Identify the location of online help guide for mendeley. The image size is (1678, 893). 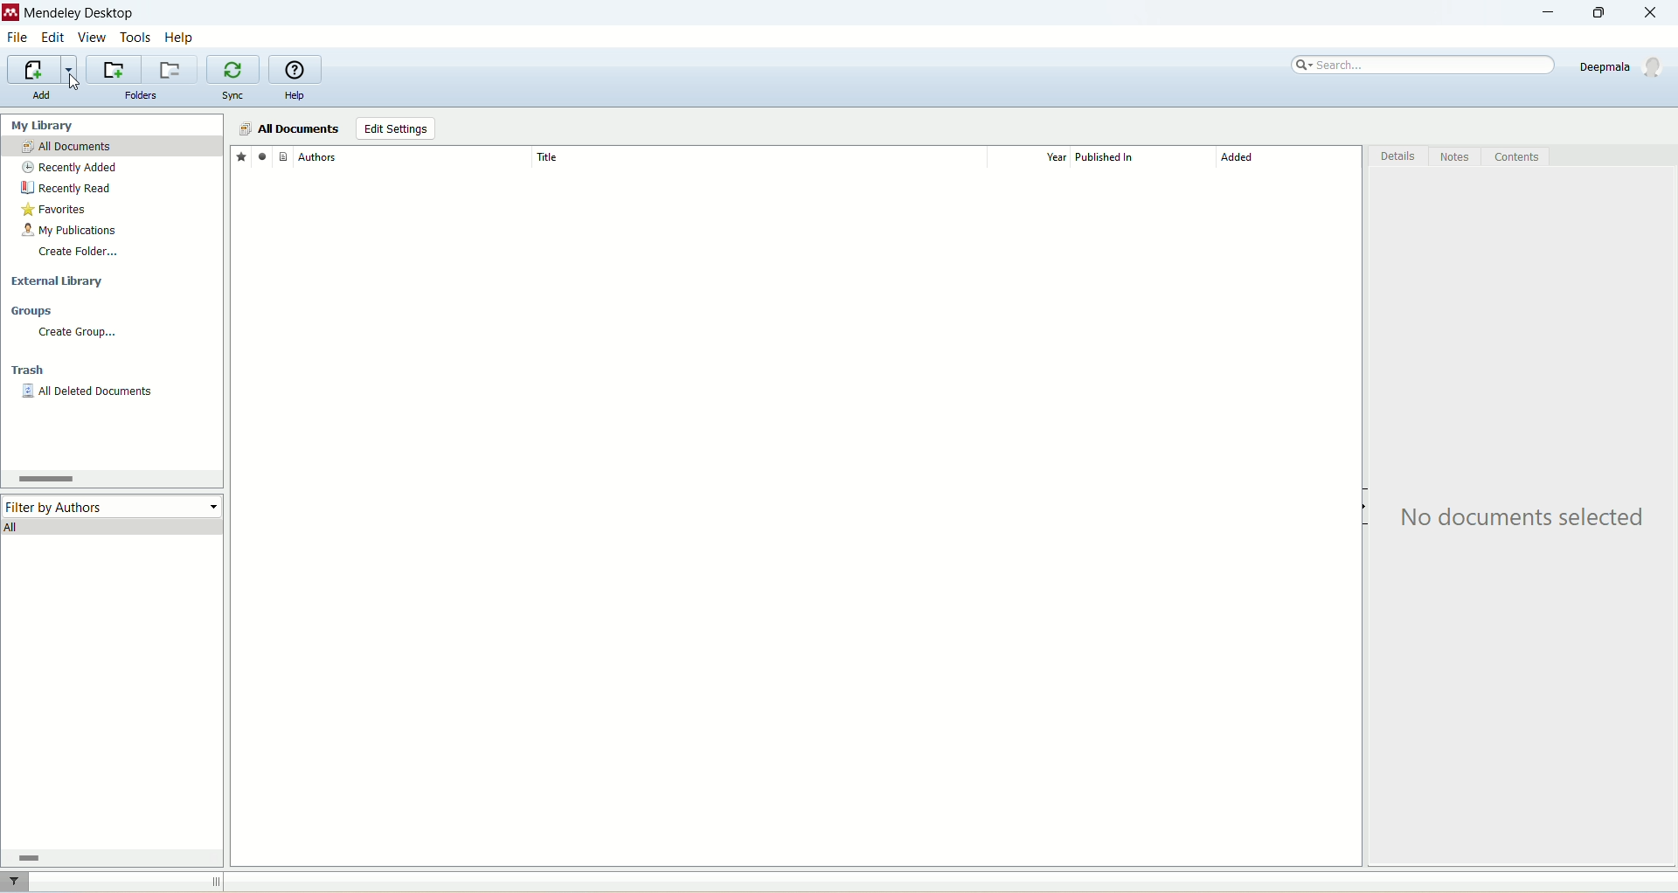
(296, 70).